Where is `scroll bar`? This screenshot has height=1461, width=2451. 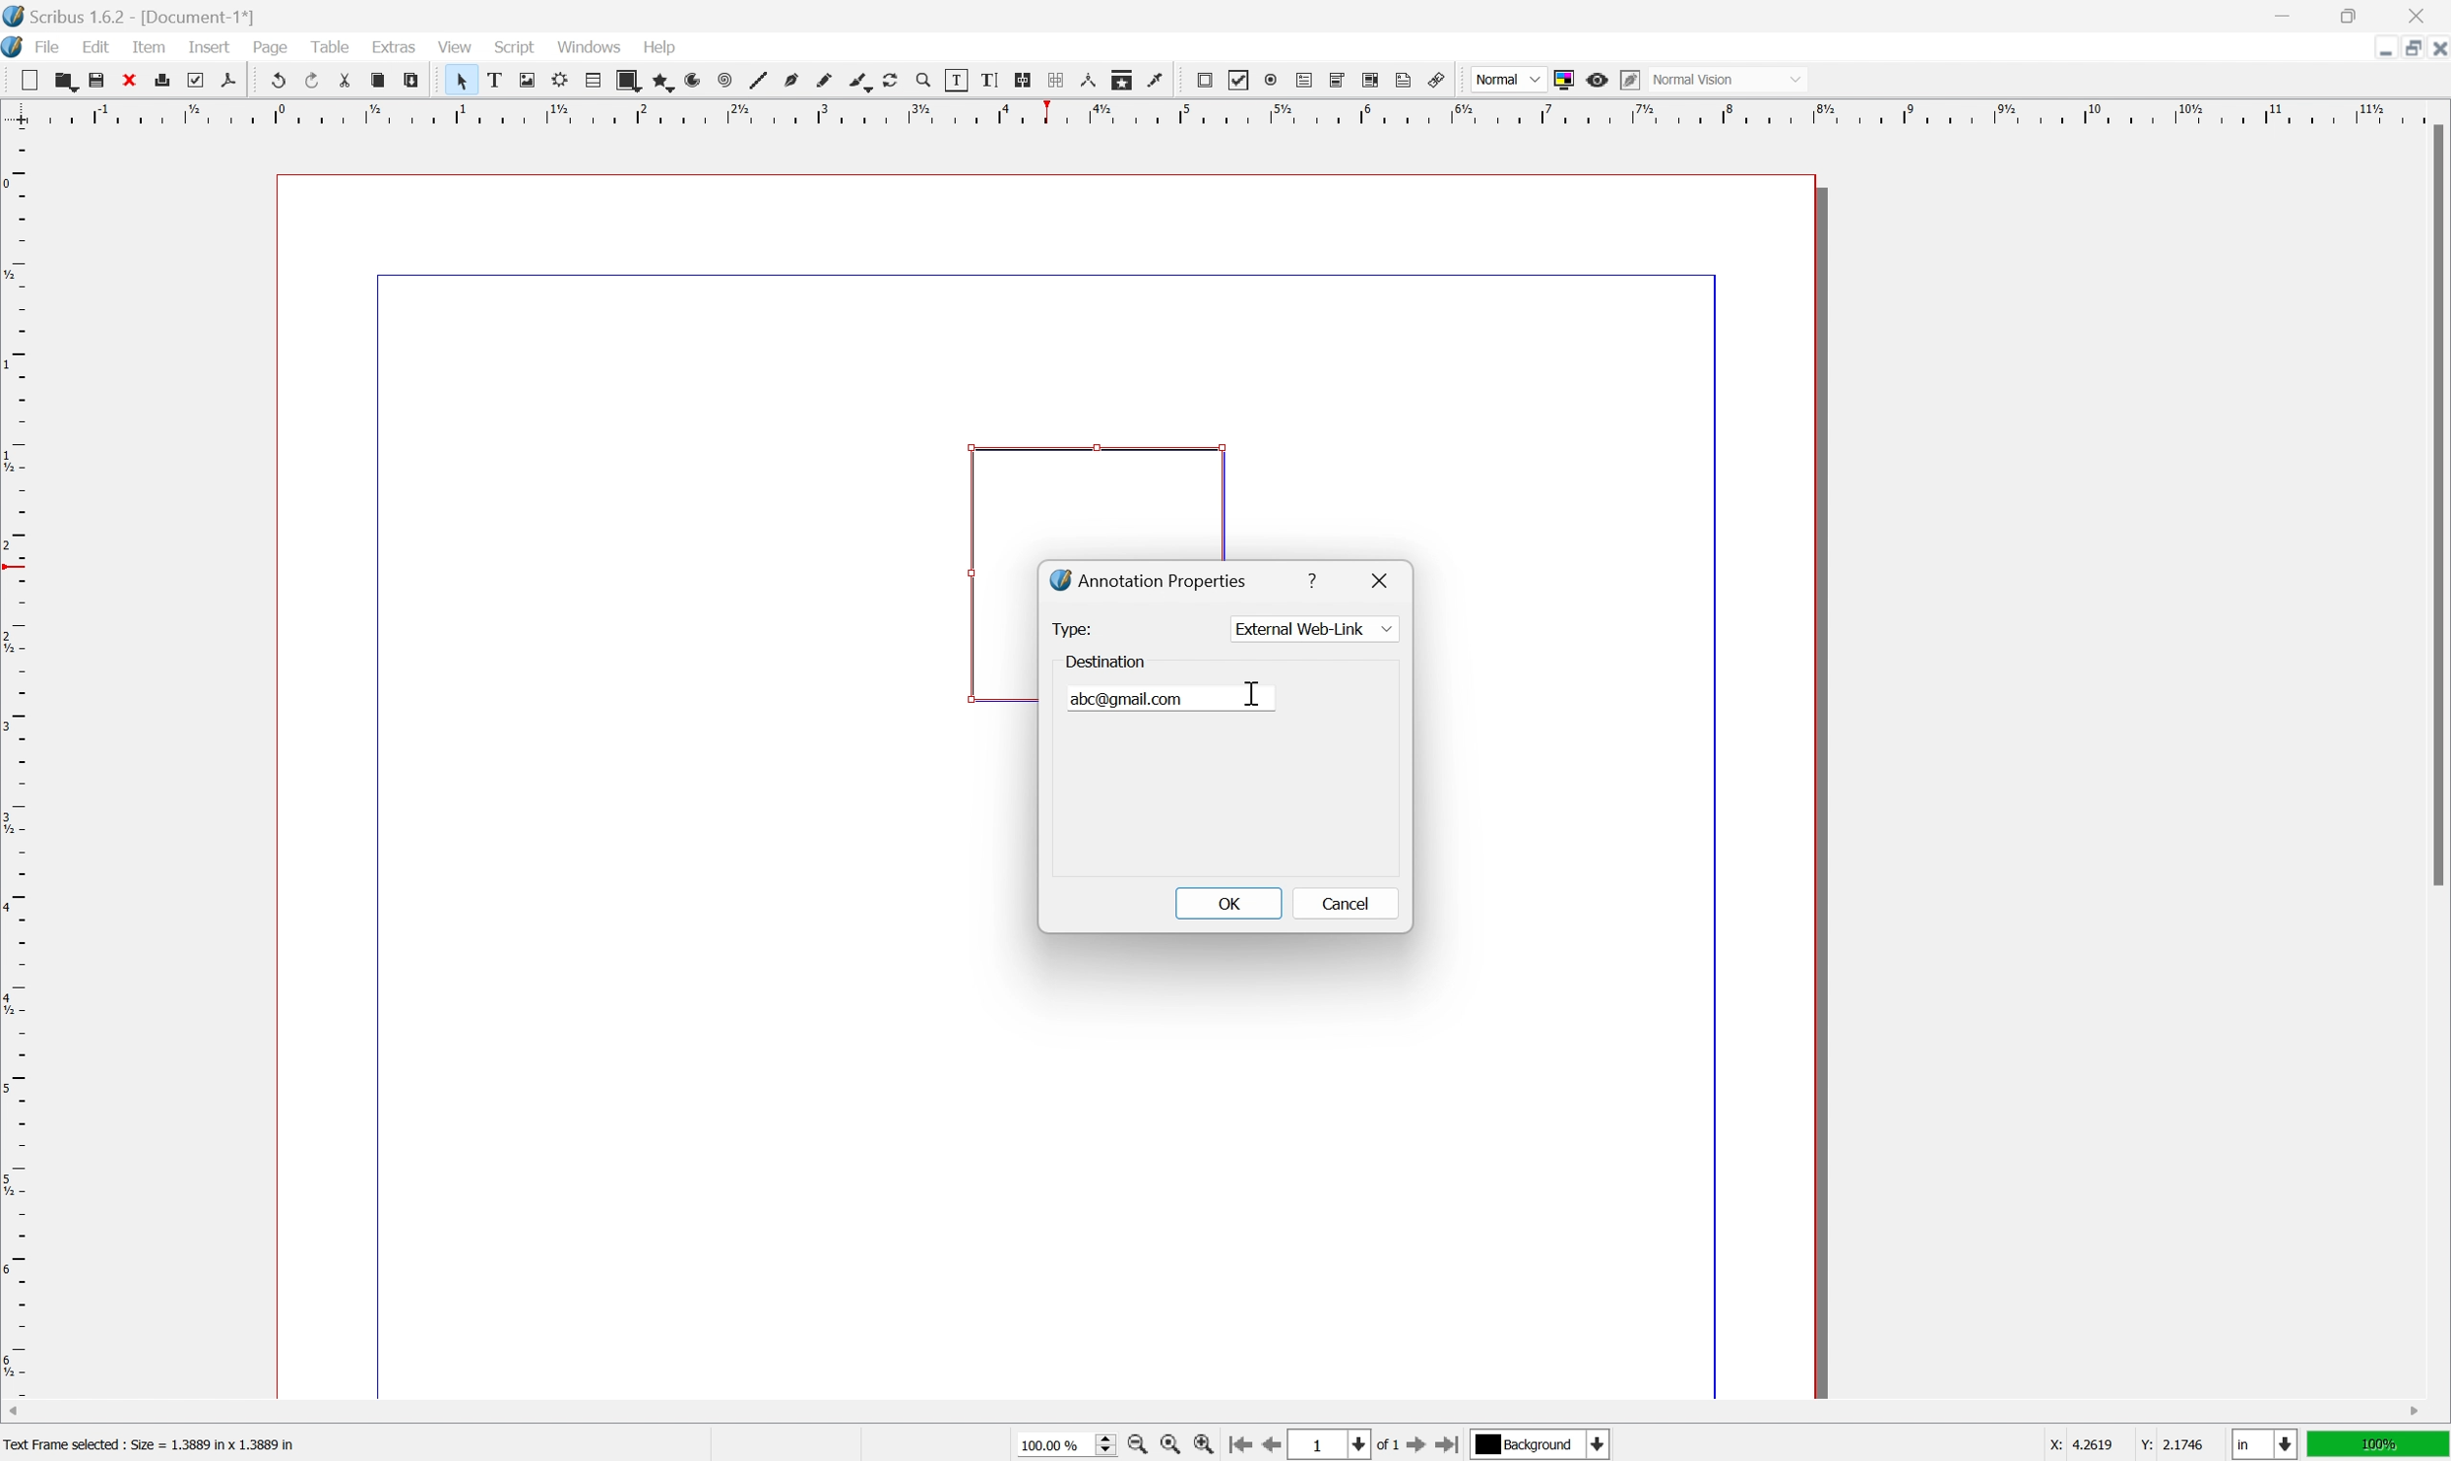 scroll bar is located at coordinates (2435, 504).